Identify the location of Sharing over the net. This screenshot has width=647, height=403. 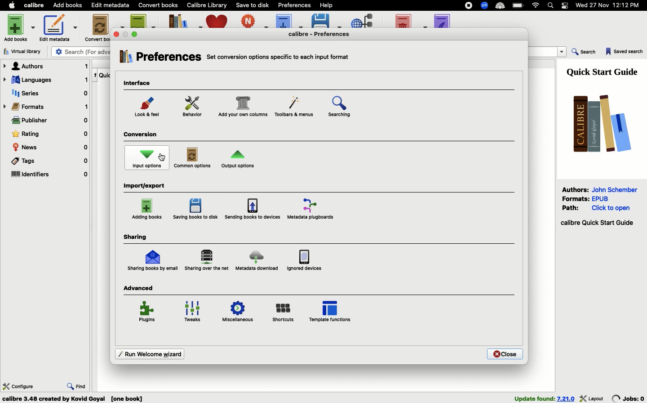
(208, 260).